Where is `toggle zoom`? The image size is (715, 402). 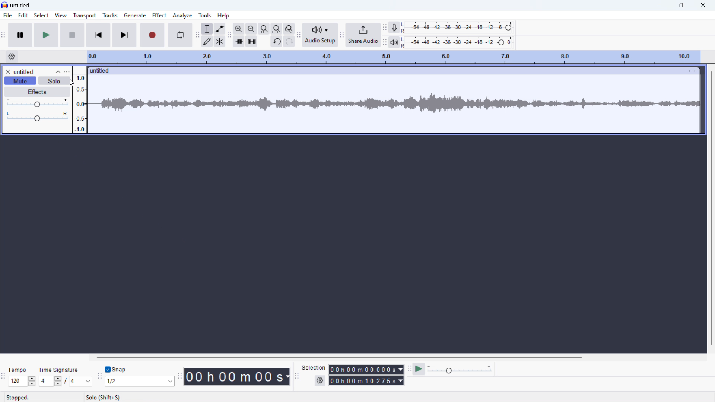
toggle zoom is located at coordinates (289, 29).